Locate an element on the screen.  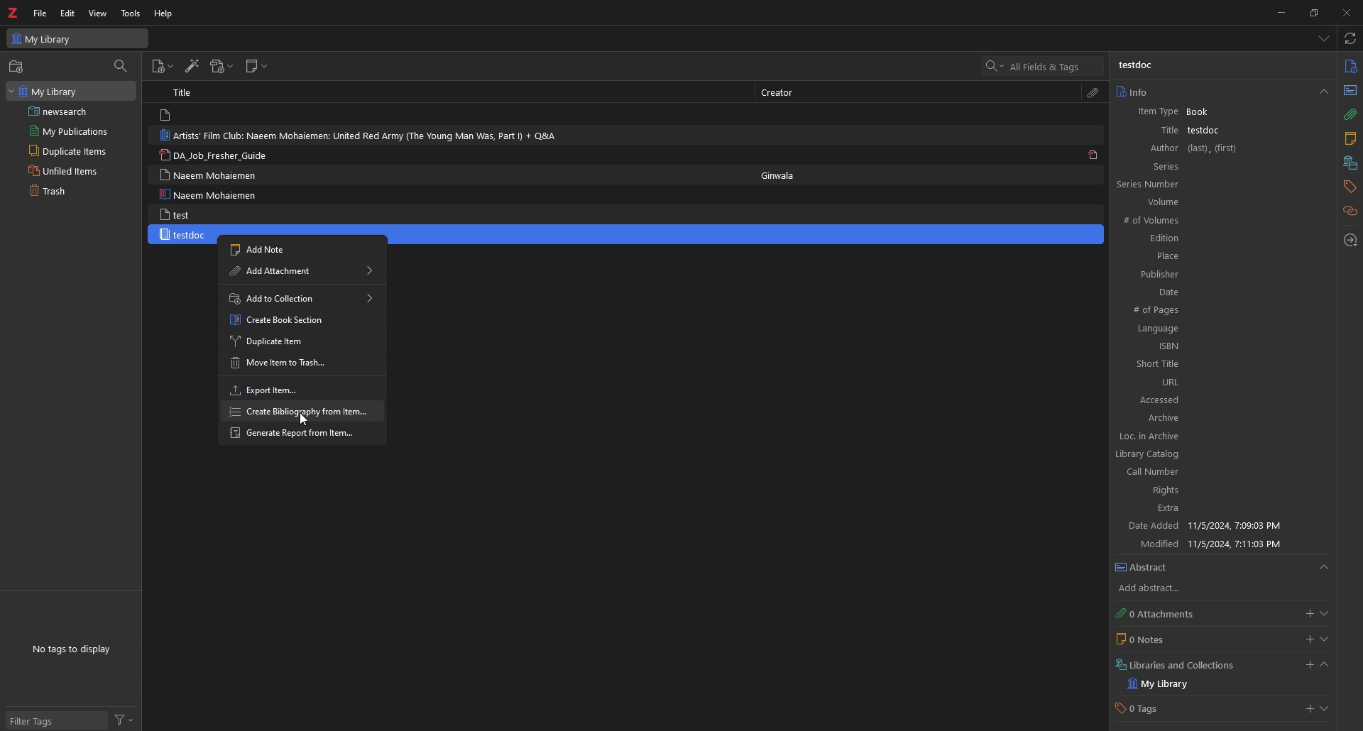
duplicate items is located at coordinates (65, 150).